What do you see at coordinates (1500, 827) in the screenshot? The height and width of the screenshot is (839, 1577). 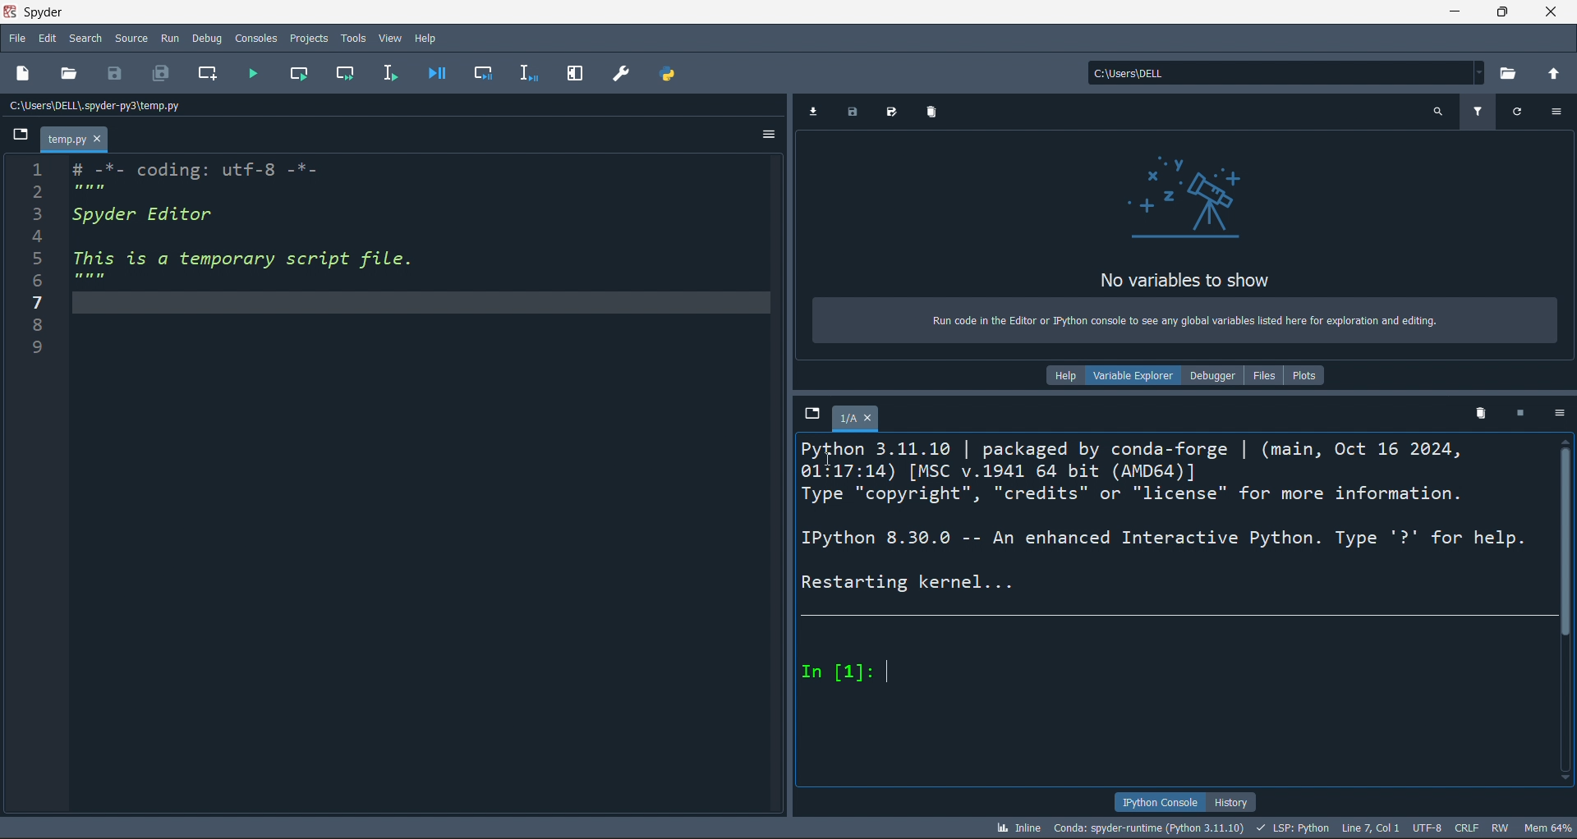 I see `RW` at bounding box center [1500, 827].